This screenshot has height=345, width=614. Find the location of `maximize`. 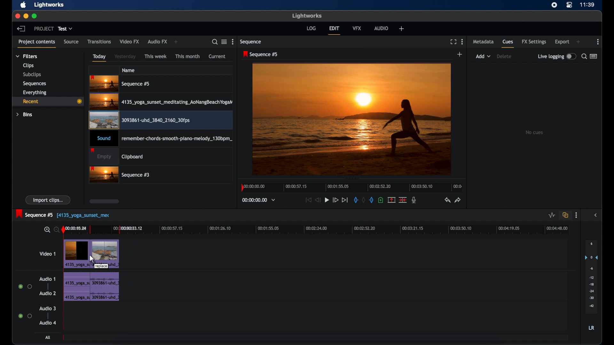

maximize is located at coordinates (35, 16).